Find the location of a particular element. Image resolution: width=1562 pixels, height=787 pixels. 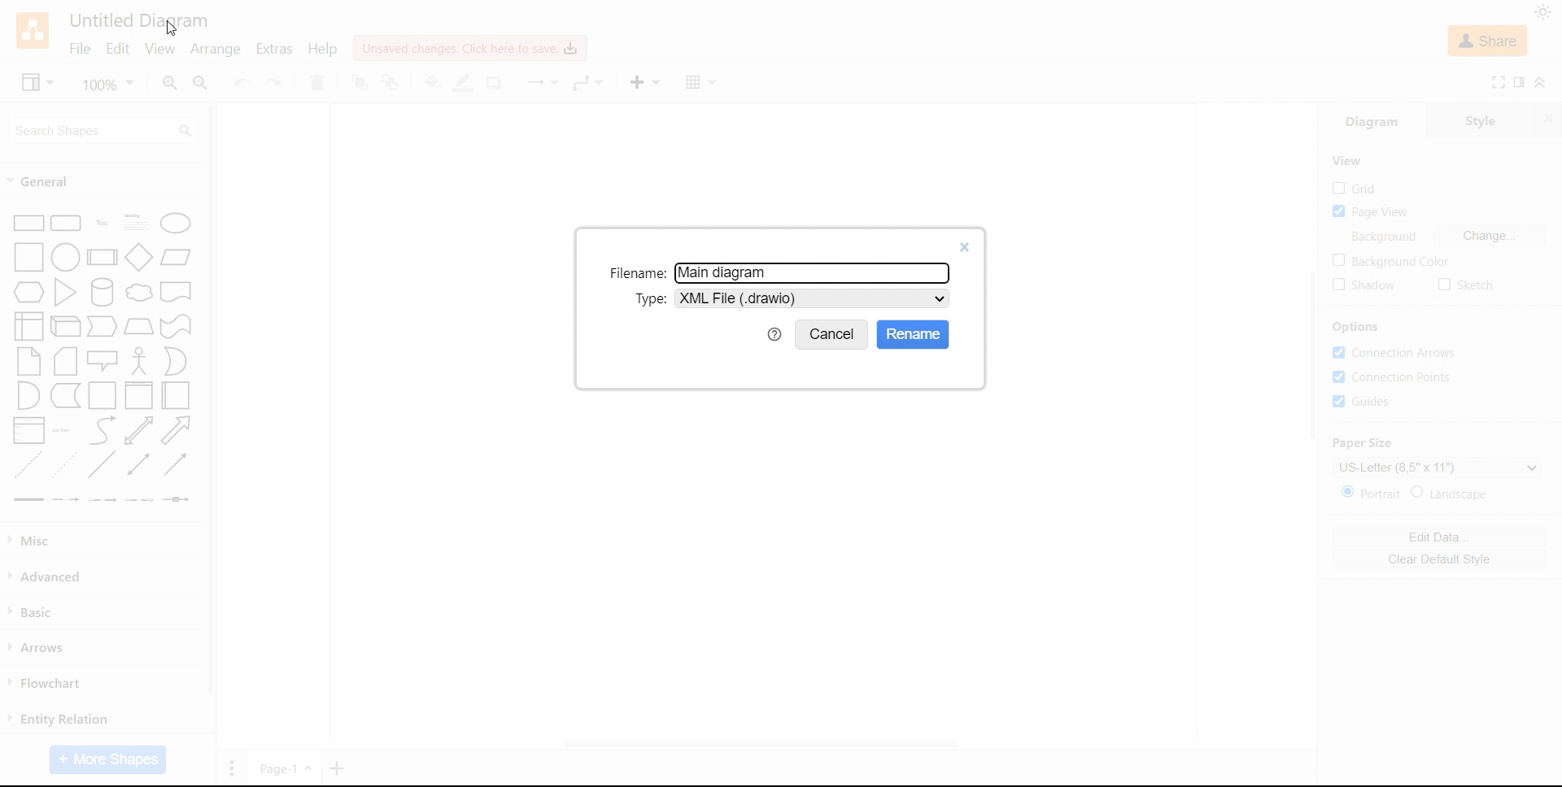

connection arrows  is located at coordinates (1394, 353).